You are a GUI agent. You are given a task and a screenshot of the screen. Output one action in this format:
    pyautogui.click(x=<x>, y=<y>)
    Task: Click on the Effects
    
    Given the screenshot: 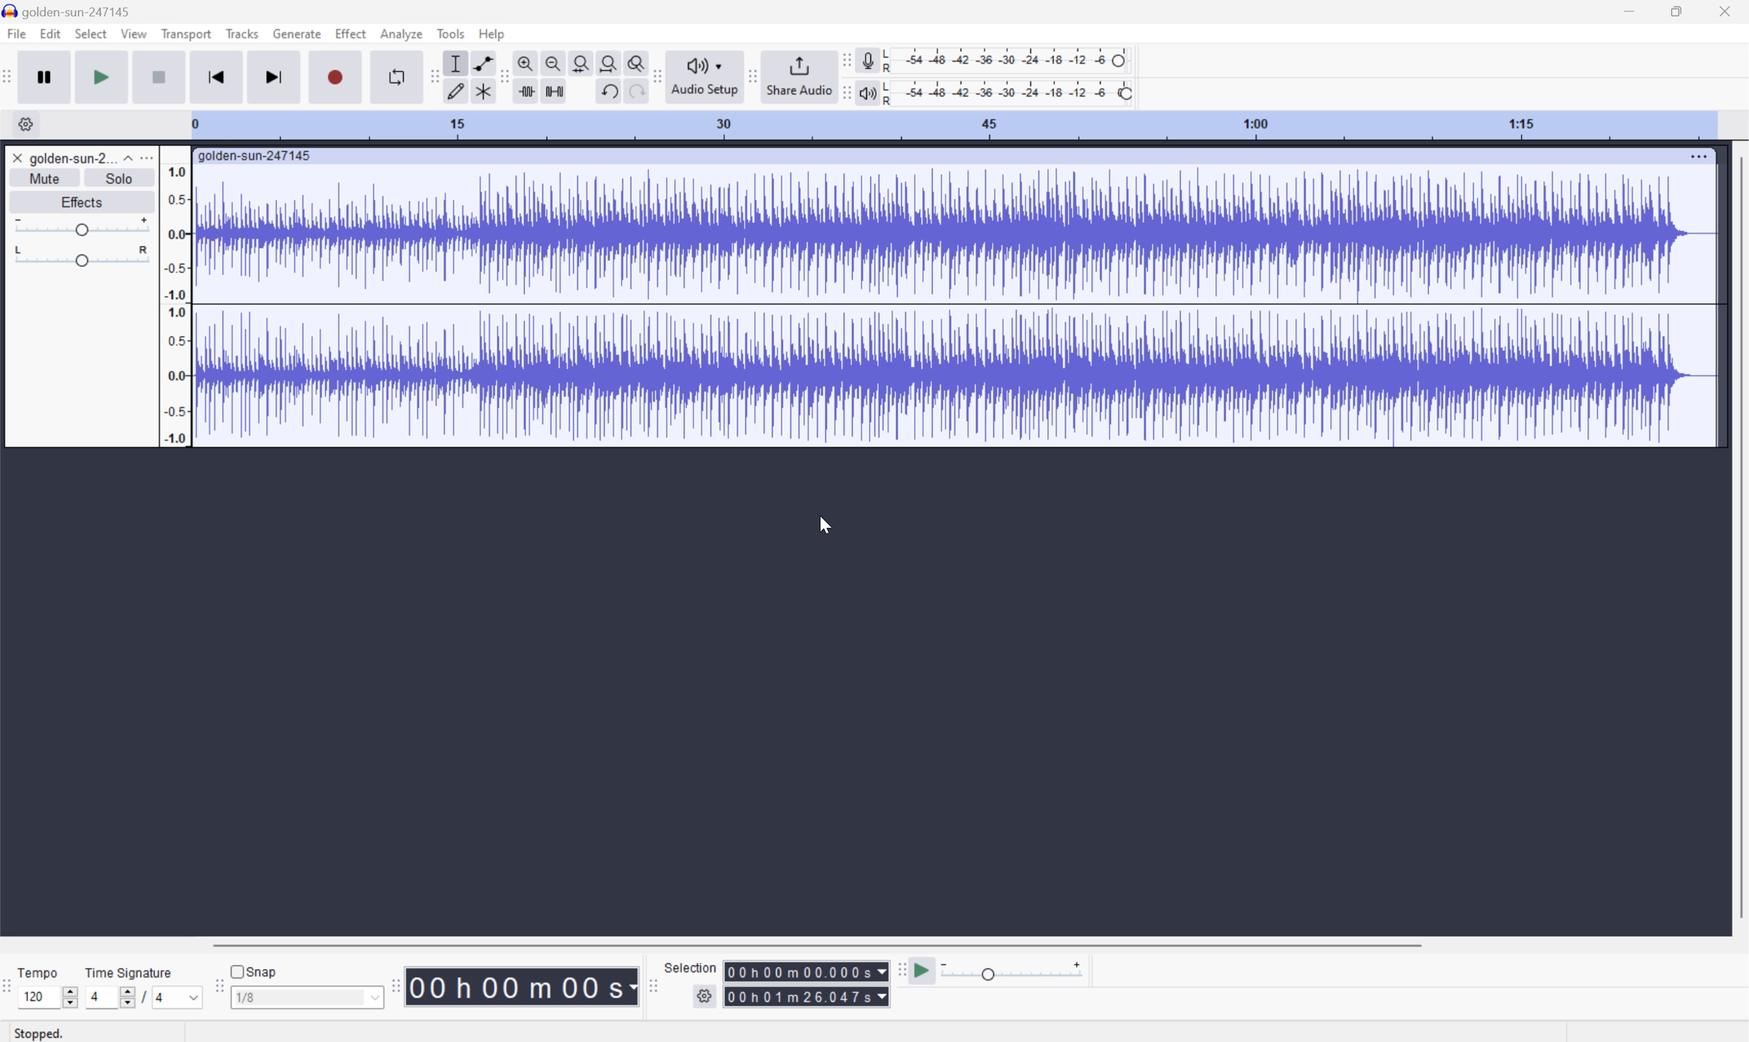 What is the action you would take?
    pyautogui.click(x=83, y=202)
    